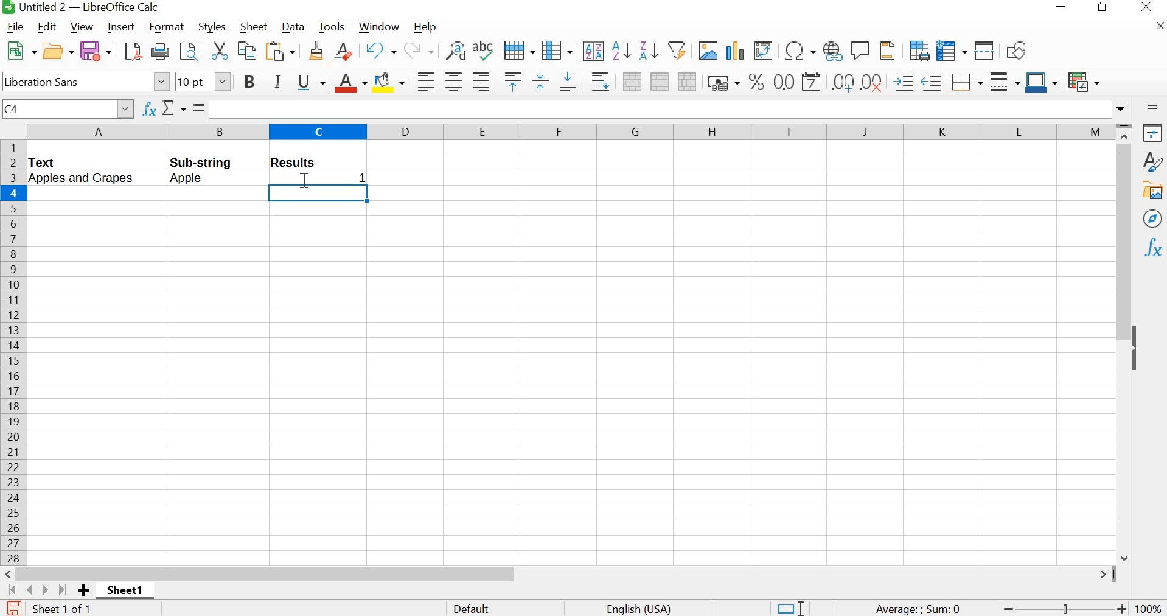 The image size is (1167, 616). Describe the element at coordinates (482, 82) in the screenshot. I see `align right` at that location.